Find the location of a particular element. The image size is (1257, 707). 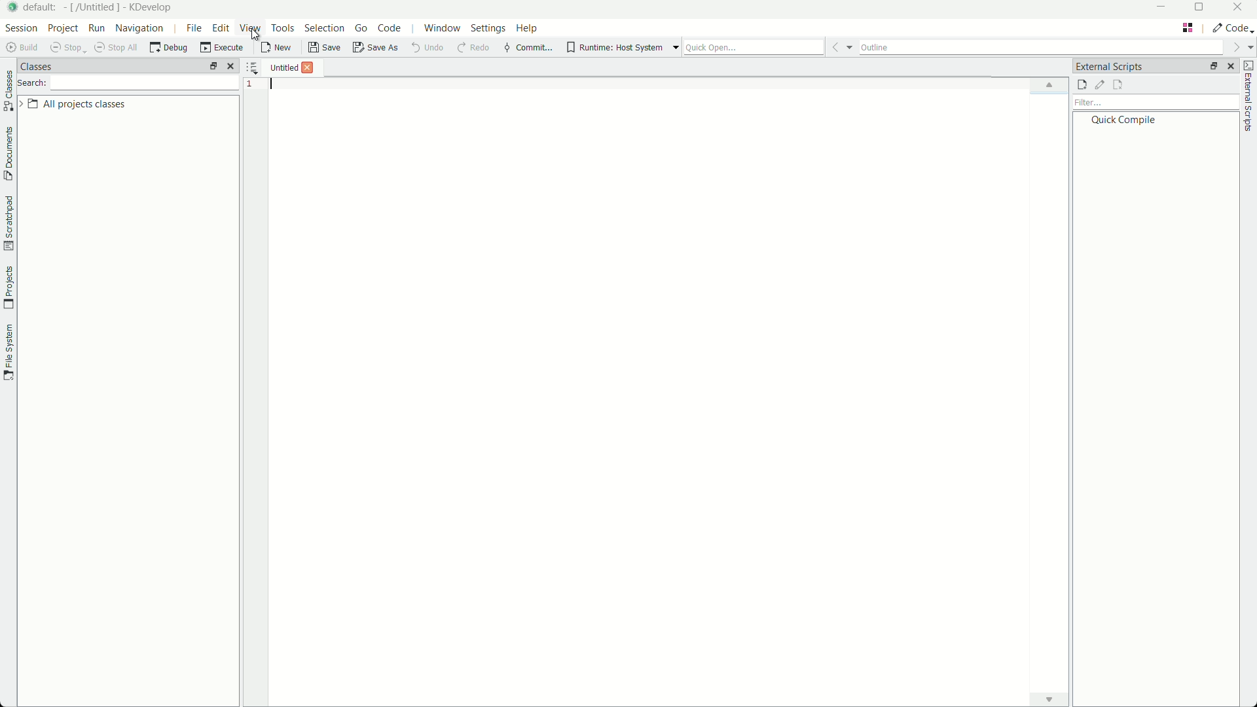

window menu is located at coordinates (442, 28).